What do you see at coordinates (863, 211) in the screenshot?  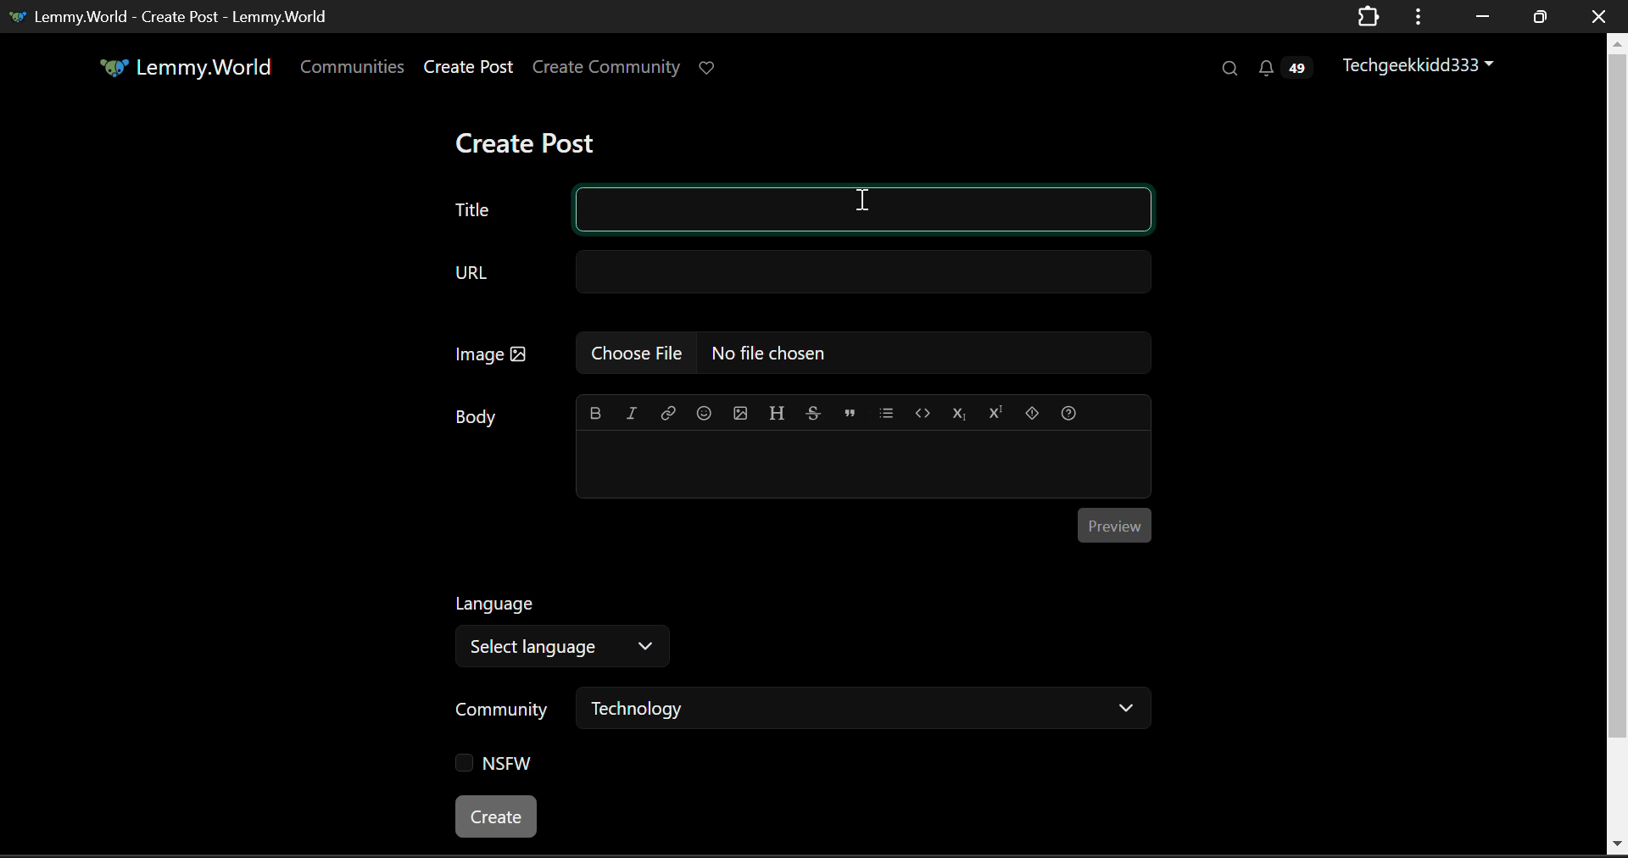 I see `Textbox Selected for Typing` at bounding box center [863, 211].